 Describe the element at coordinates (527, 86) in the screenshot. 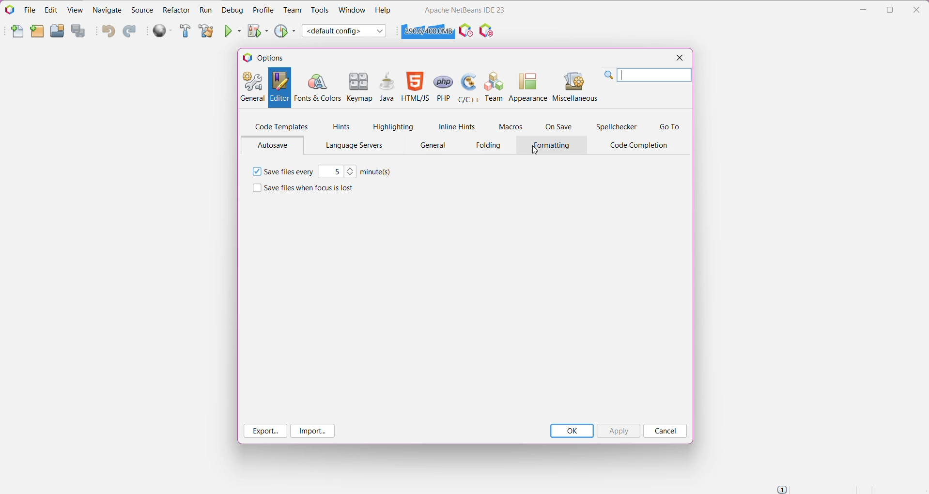

I see `Appearance` at that location.